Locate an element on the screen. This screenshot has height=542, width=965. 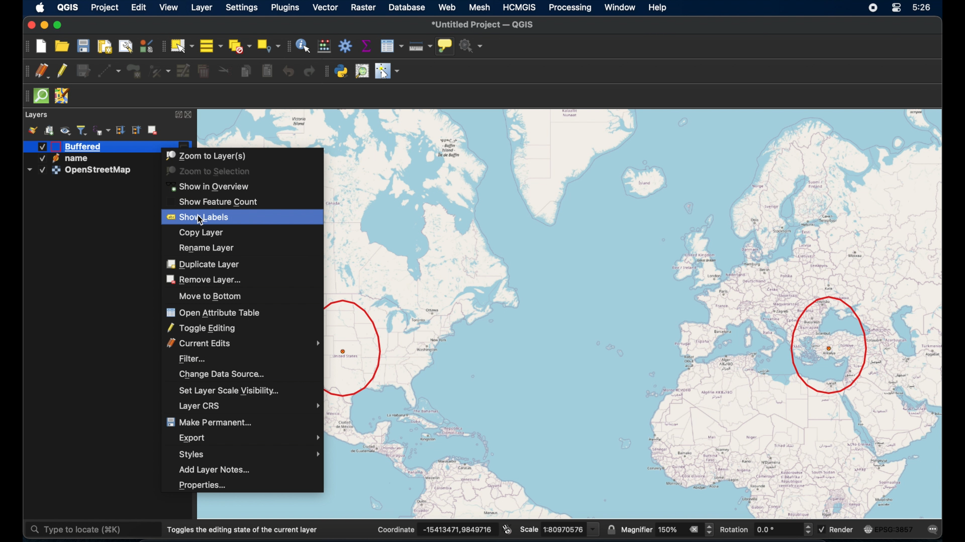
save layer edits is located at coordinates (83, 69).